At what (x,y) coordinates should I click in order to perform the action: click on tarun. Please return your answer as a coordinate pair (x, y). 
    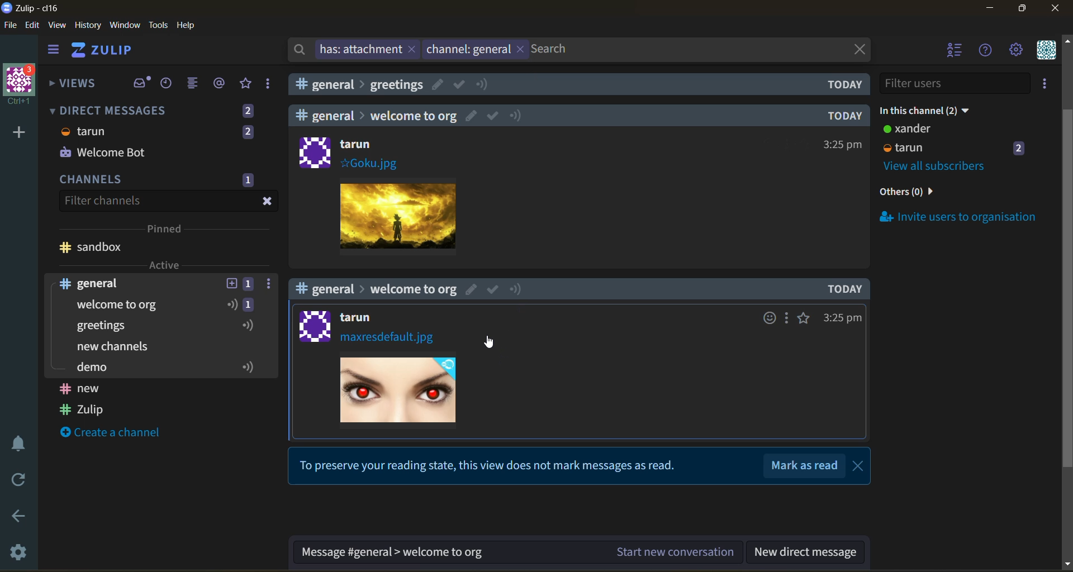
    Looking at the image, I should click on (84, 131).